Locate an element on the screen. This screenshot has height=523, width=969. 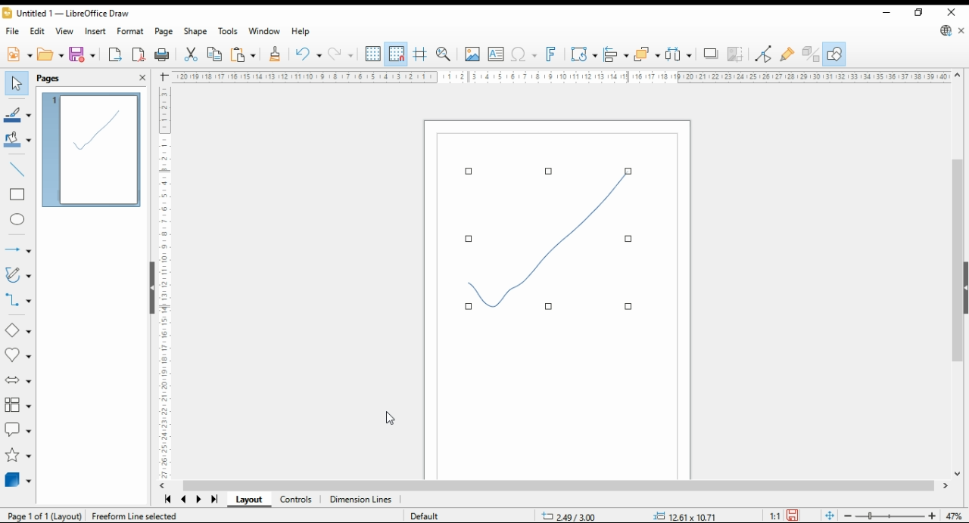
view is located at coordinates (66, 30).